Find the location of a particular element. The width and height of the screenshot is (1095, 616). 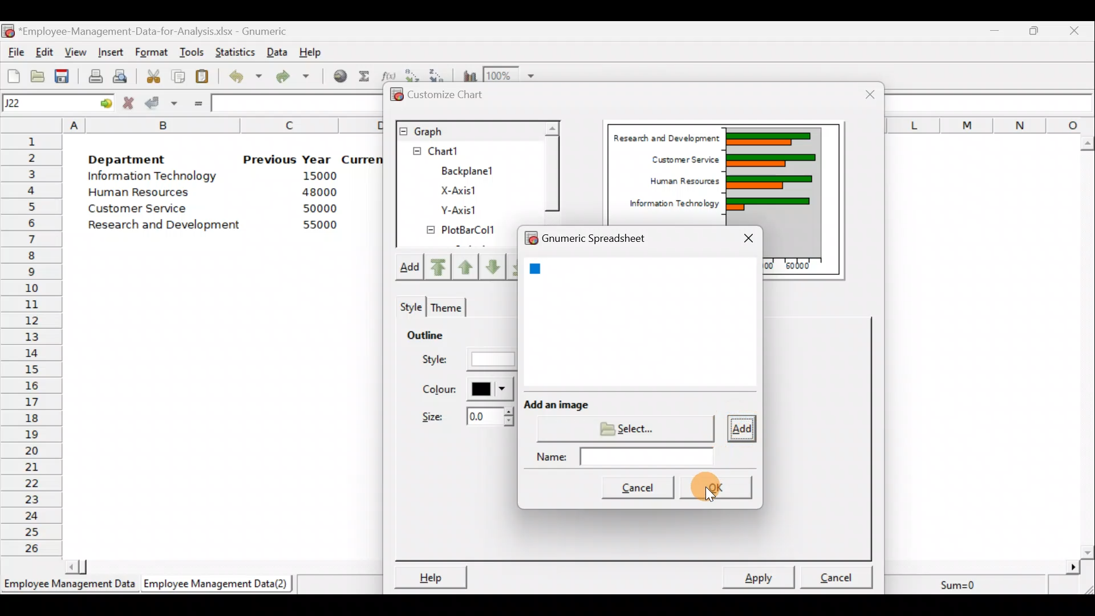

Research and Development is located at coordinates (664, 135).